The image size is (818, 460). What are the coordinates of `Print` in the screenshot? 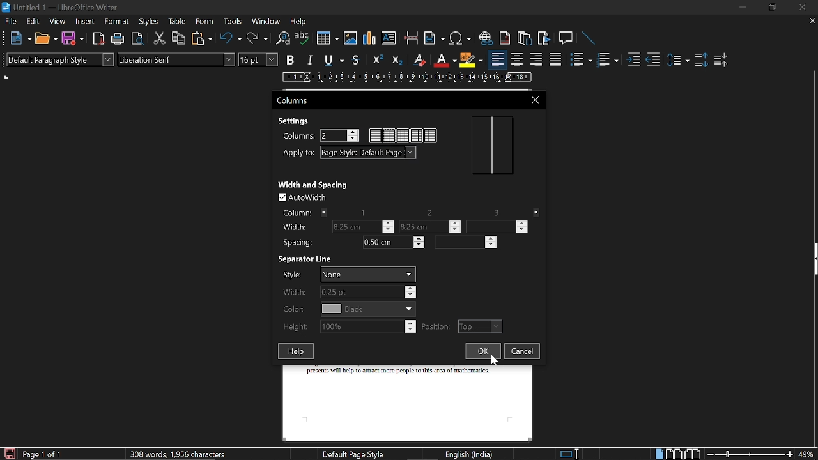 It's located at (119, 40).